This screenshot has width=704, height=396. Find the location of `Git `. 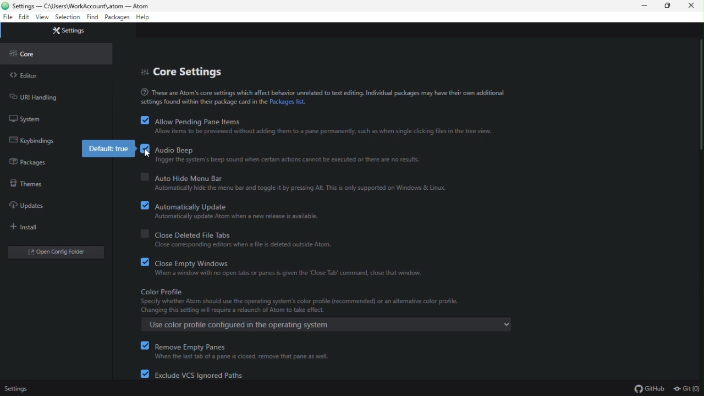

Git  is located at coordinates (685, 387).